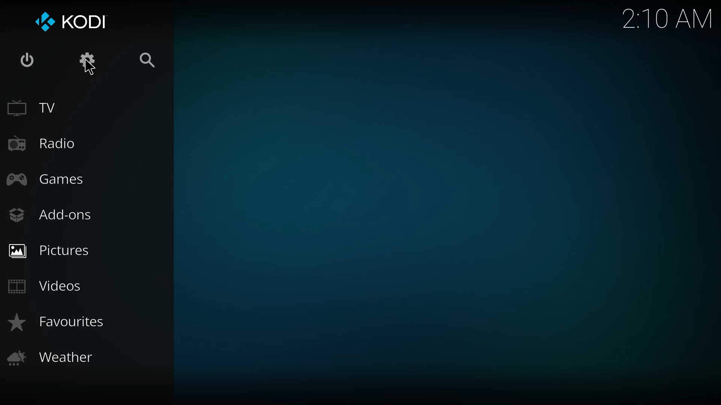  What do you see at coordinates (86, 60) in the screenshot?
I see `settings` at bounding box center [86, 60].